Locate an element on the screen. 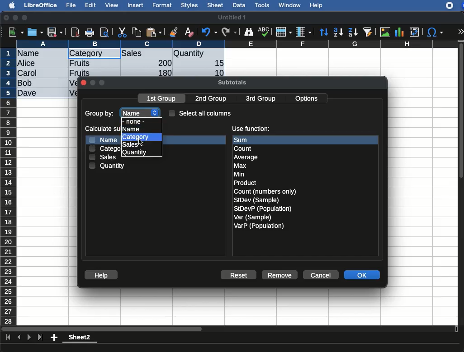 This screenshot has height=352, width=464. next sheet is located at coordinates (28, 338).